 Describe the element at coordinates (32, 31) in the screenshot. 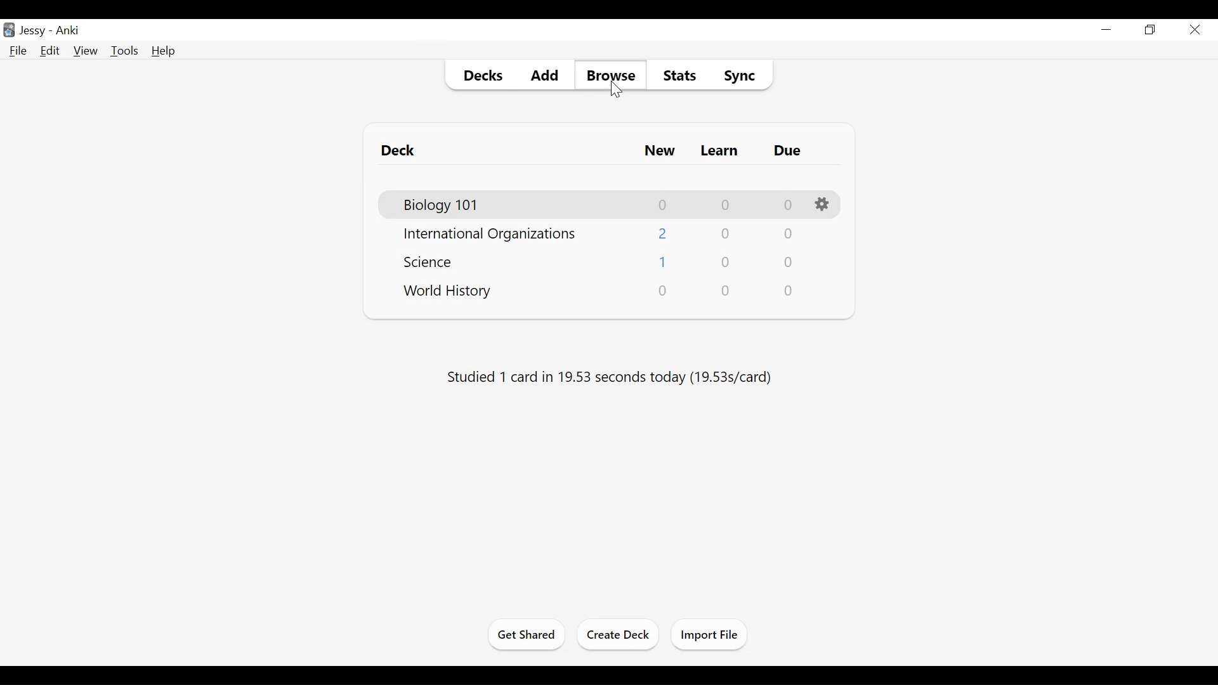

I see `User Profile` at that location.